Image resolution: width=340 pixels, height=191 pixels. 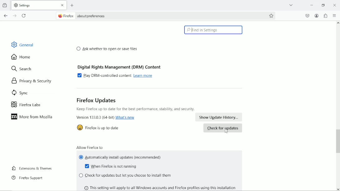 I want to click on extensions, so click(x=325, y=16).